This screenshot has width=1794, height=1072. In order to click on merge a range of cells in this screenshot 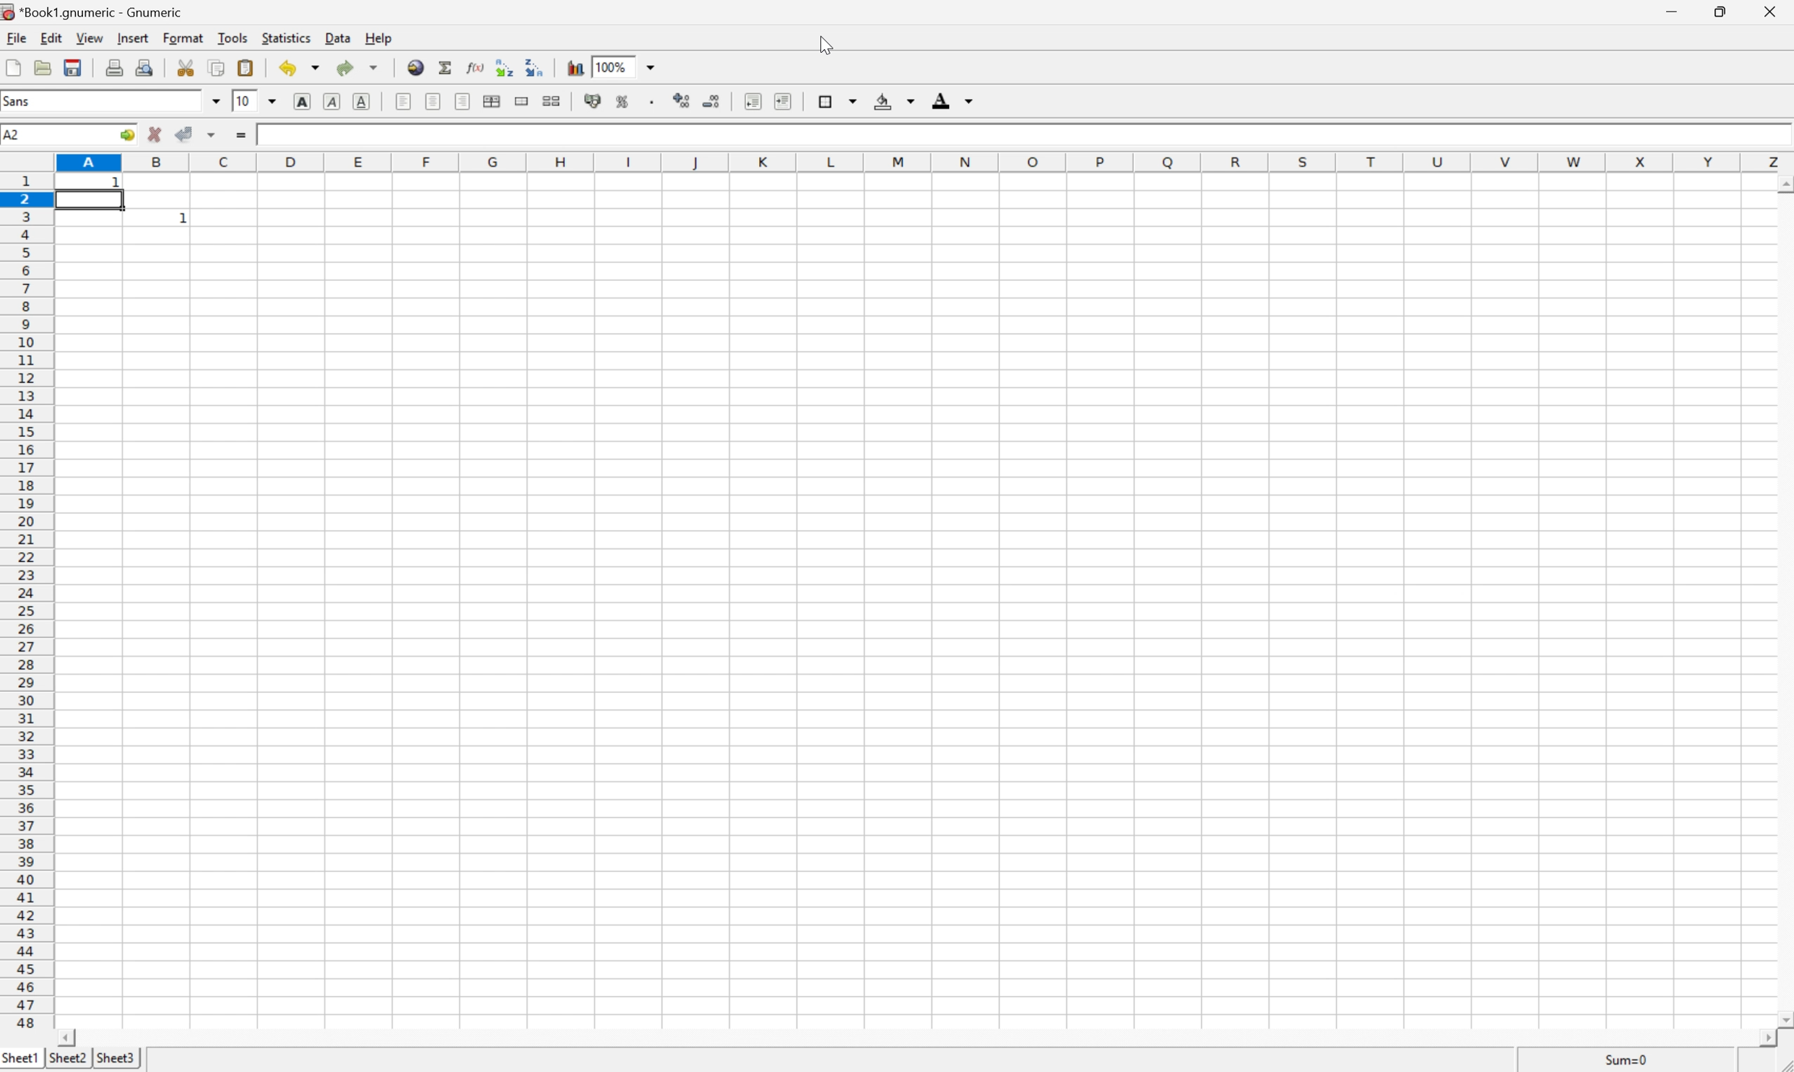, I will do `click(521, 100)`.